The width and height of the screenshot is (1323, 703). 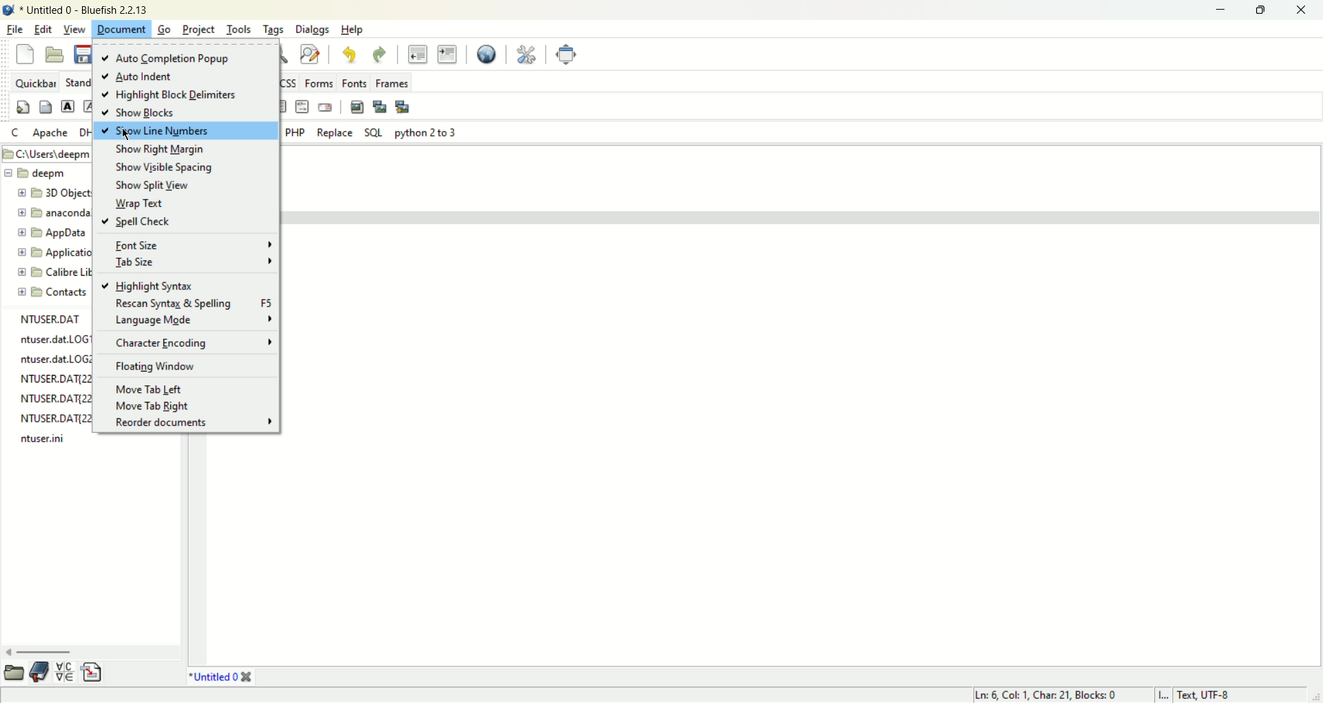 What do you see at coordinates (294, 132) in the screenshot?
I see `PHP` at bounding box center [294, 132].